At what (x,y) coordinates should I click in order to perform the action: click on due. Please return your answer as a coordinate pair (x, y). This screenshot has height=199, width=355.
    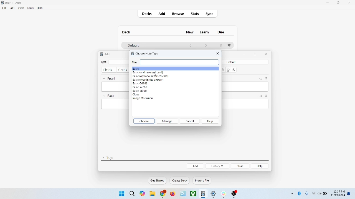
    Looking at the image, I should click on (221, 32).